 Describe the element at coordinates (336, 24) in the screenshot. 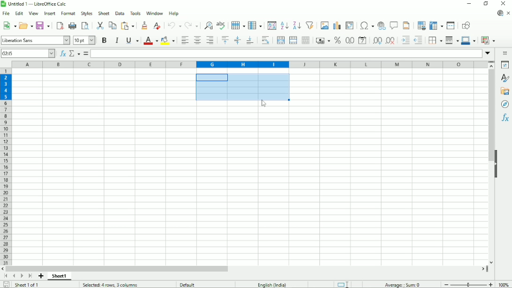

I see `Insert chart` at that location.